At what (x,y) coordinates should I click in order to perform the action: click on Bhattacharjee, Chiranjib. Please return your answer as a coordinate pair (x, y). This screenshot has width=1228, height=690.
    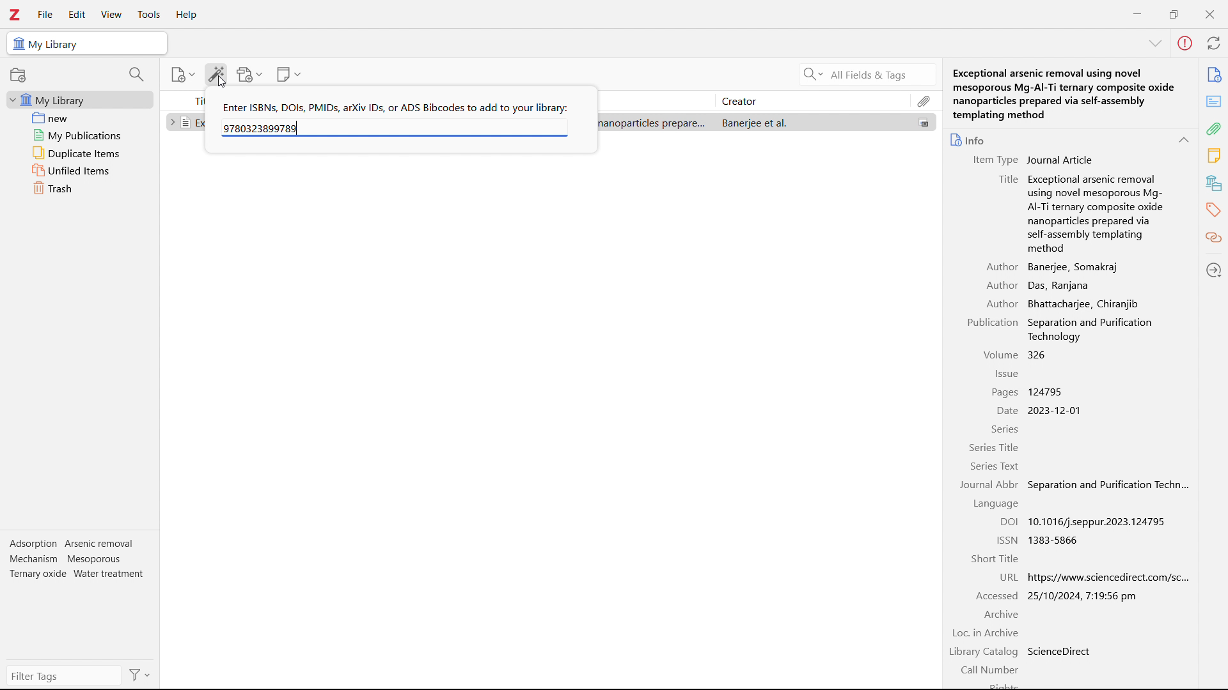
    Looking at the image, I should click on (1083, 303).